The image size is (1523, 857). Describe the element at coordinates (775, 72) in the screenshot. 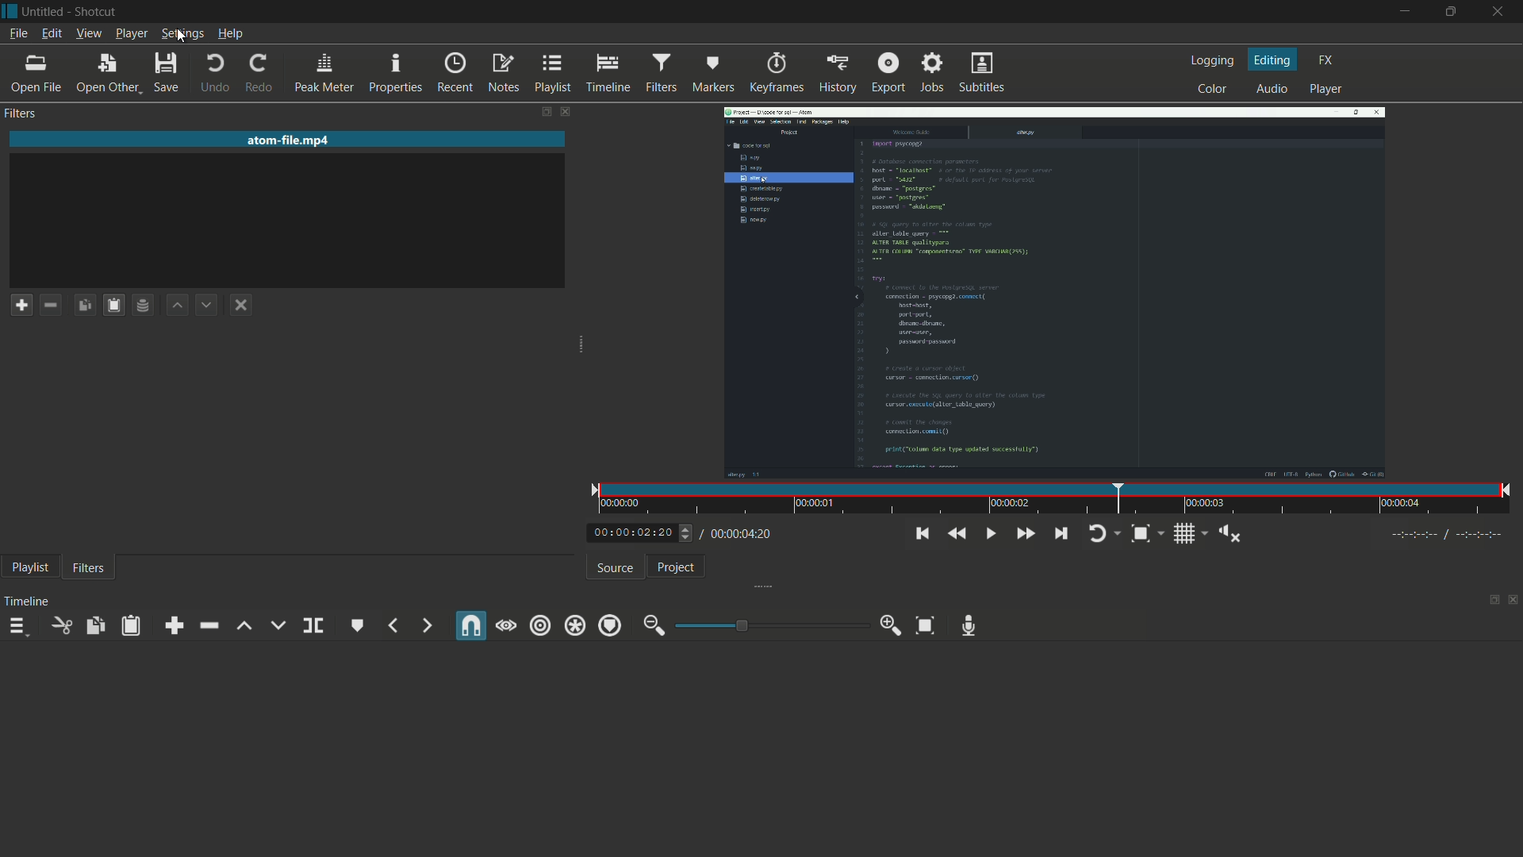

I see `keyframes` at that location.